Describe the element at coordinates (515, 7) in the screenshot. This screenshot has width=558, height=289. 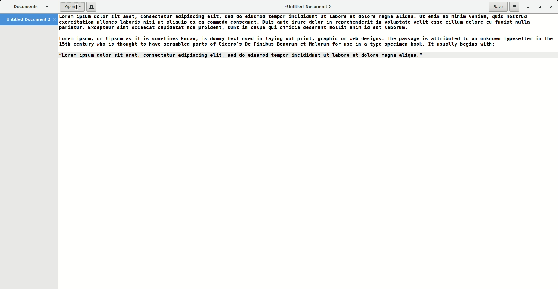
I see `Options` at that location.